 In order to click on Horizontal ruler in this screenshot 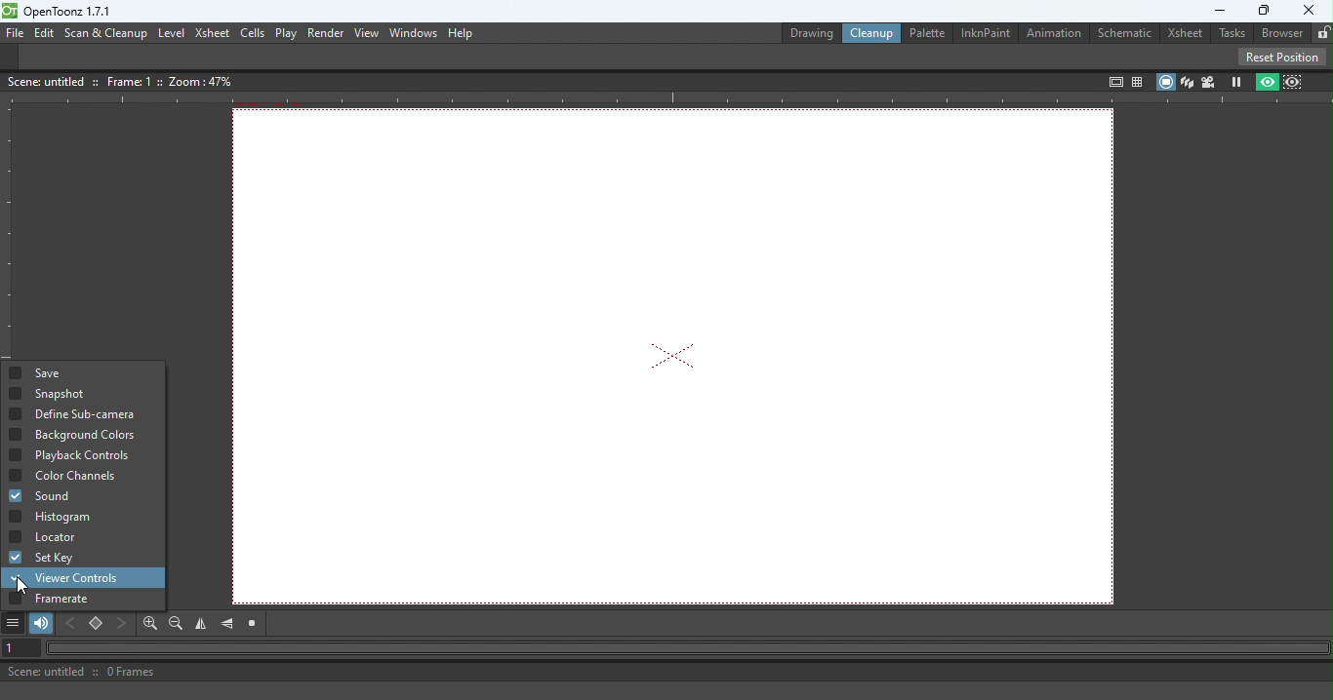, I will do `click(666, 98)`.